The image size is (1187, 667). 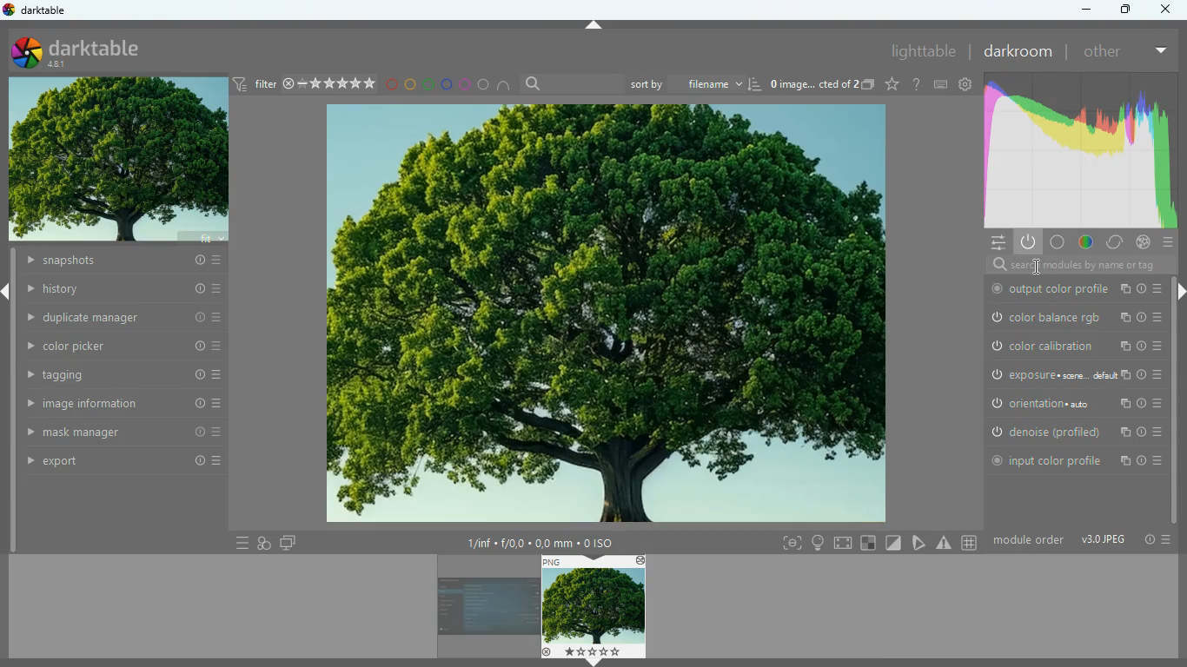 What do you see at coordinates (1162, 51) in the screenshot?
I see `more` at bounding box center [1162, 51].